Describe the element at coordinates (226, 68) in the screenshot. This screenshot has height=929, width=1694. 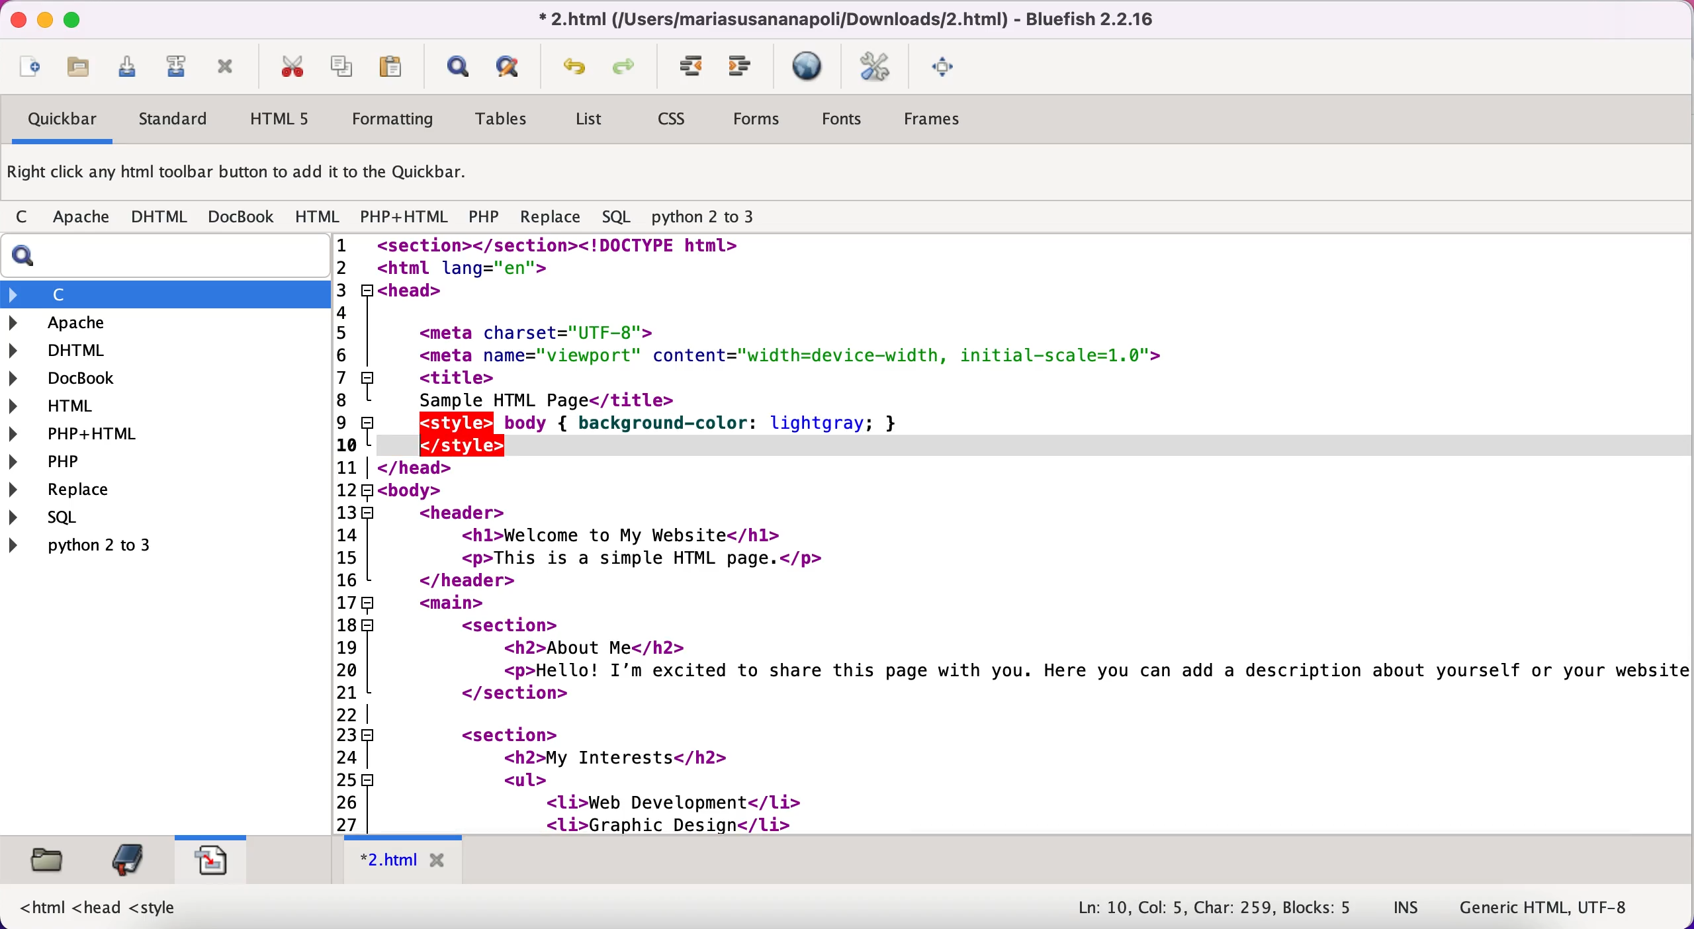
I see `close current file` at that location.